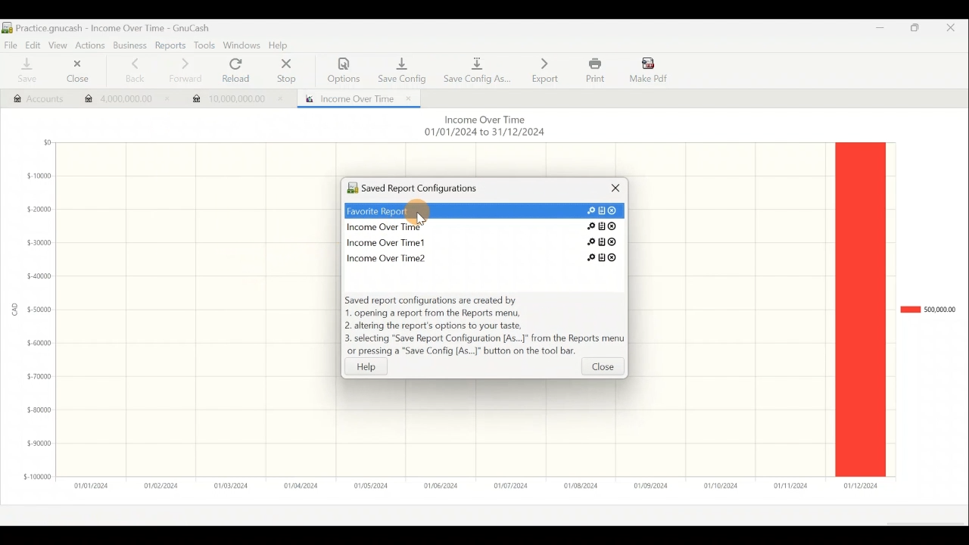  I want to click on Saved report configurations, so click(458, 190).